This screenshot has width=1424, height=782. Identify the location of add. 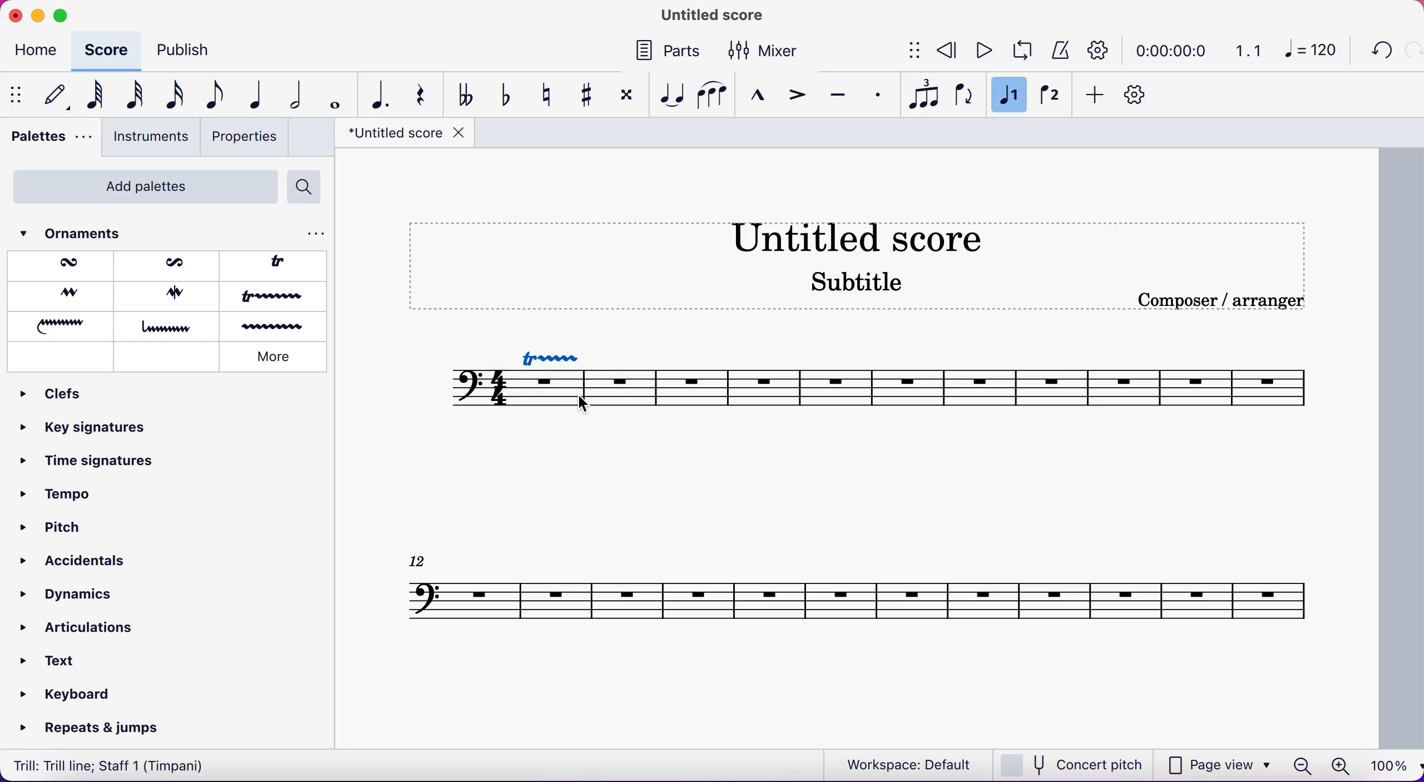
(1096, 96).